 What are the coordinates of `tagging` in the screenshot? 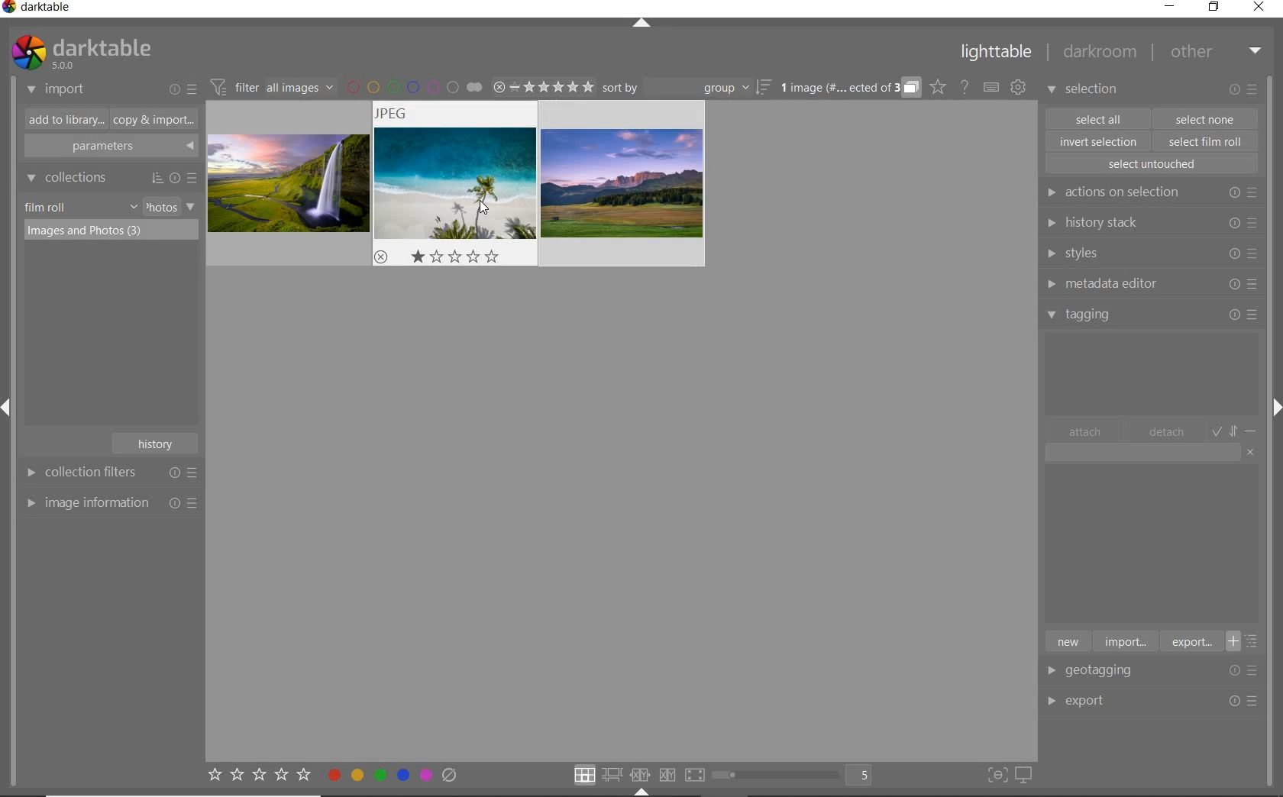 It's located at (1152, 314).